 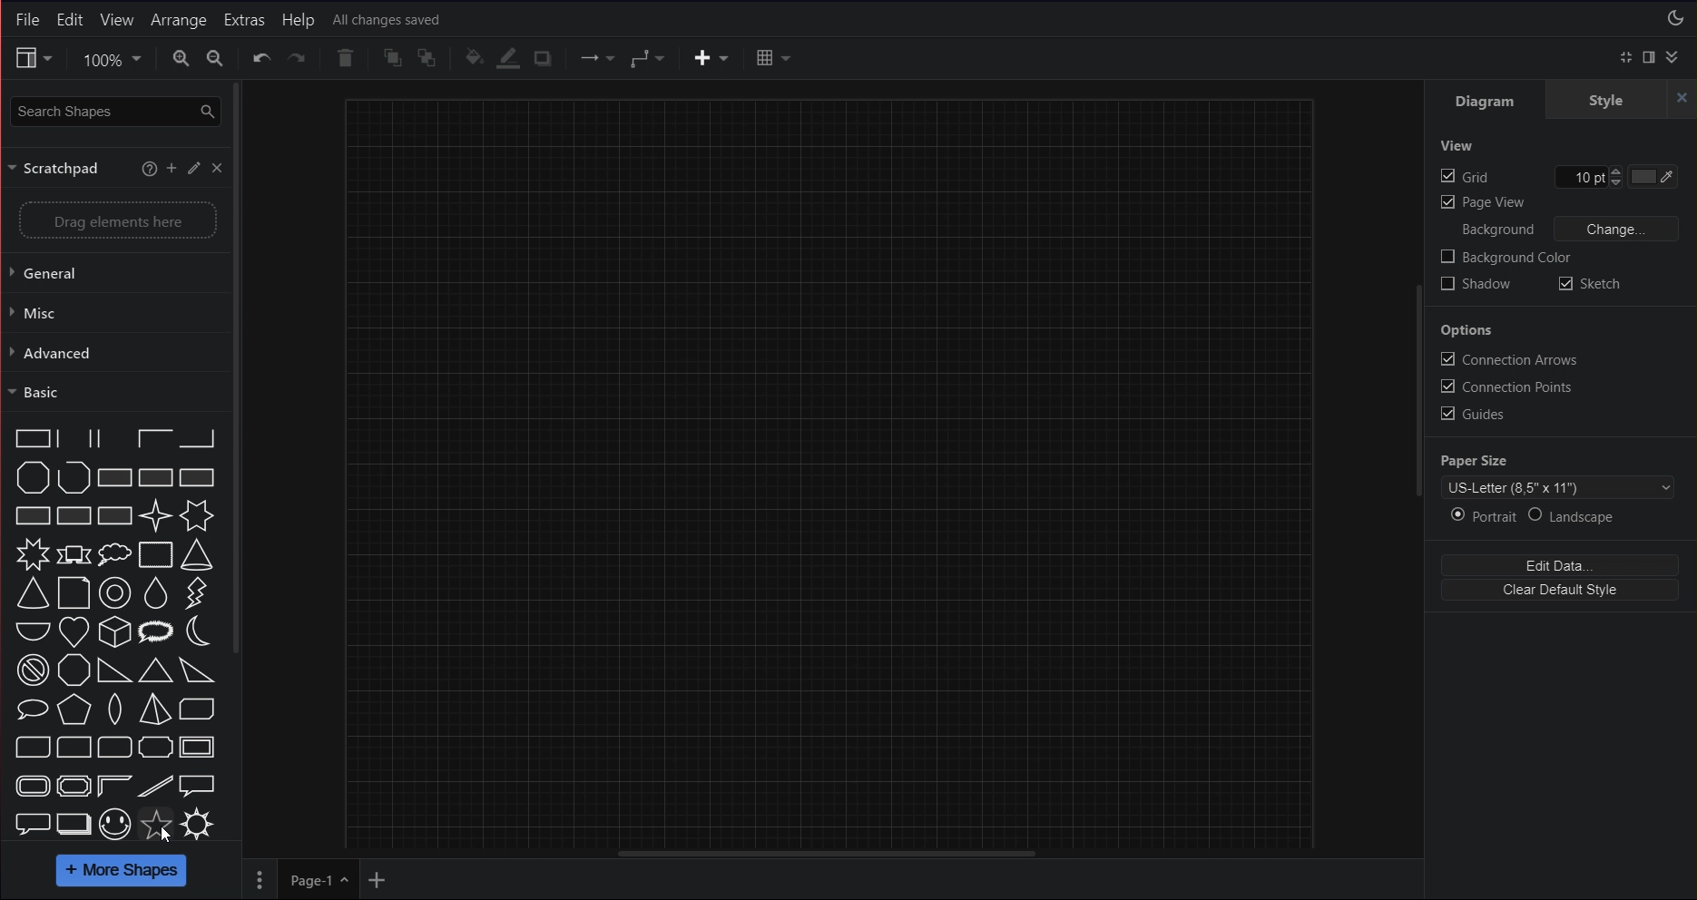 I want to click on Options, so click(x=1469, y=330).